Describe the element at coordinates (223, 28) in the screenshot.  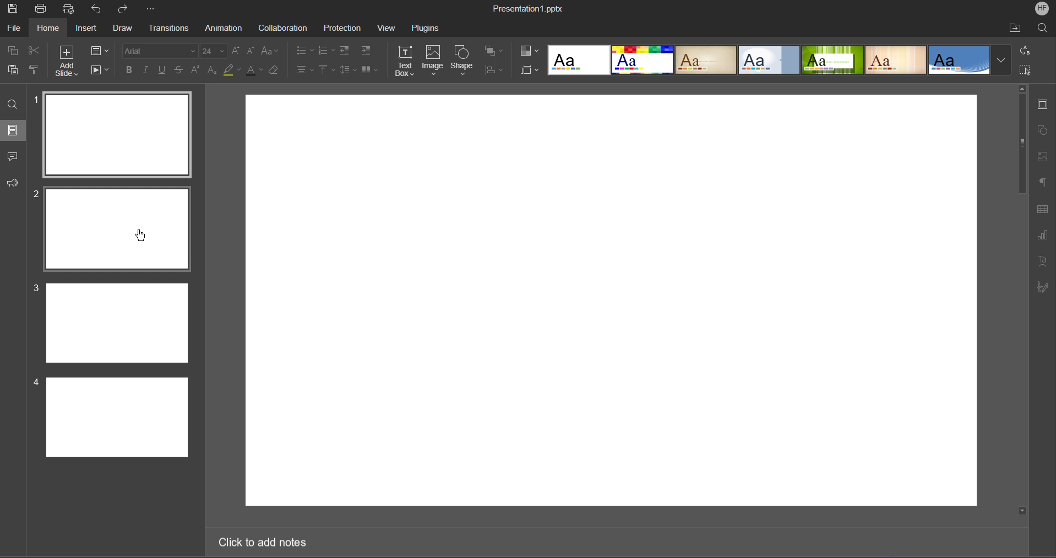
I see `Animation` at that location.